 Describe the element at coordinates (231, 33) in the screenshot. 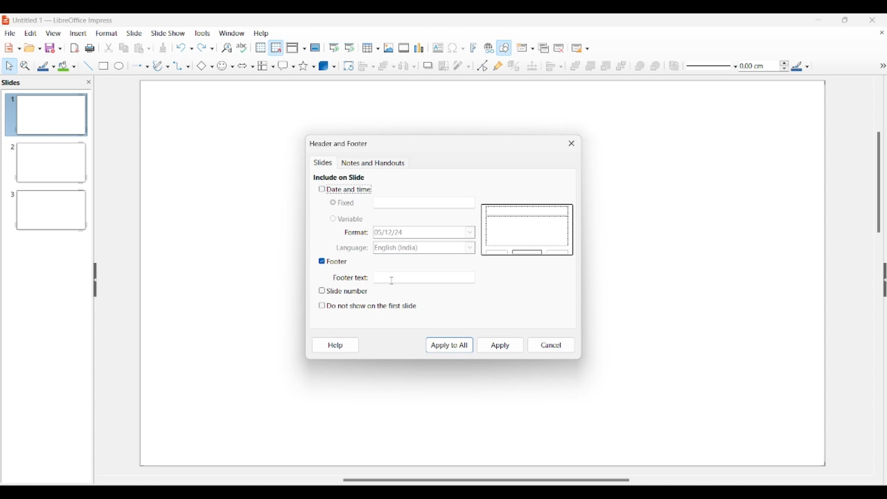

I see `Window menu` at that location.